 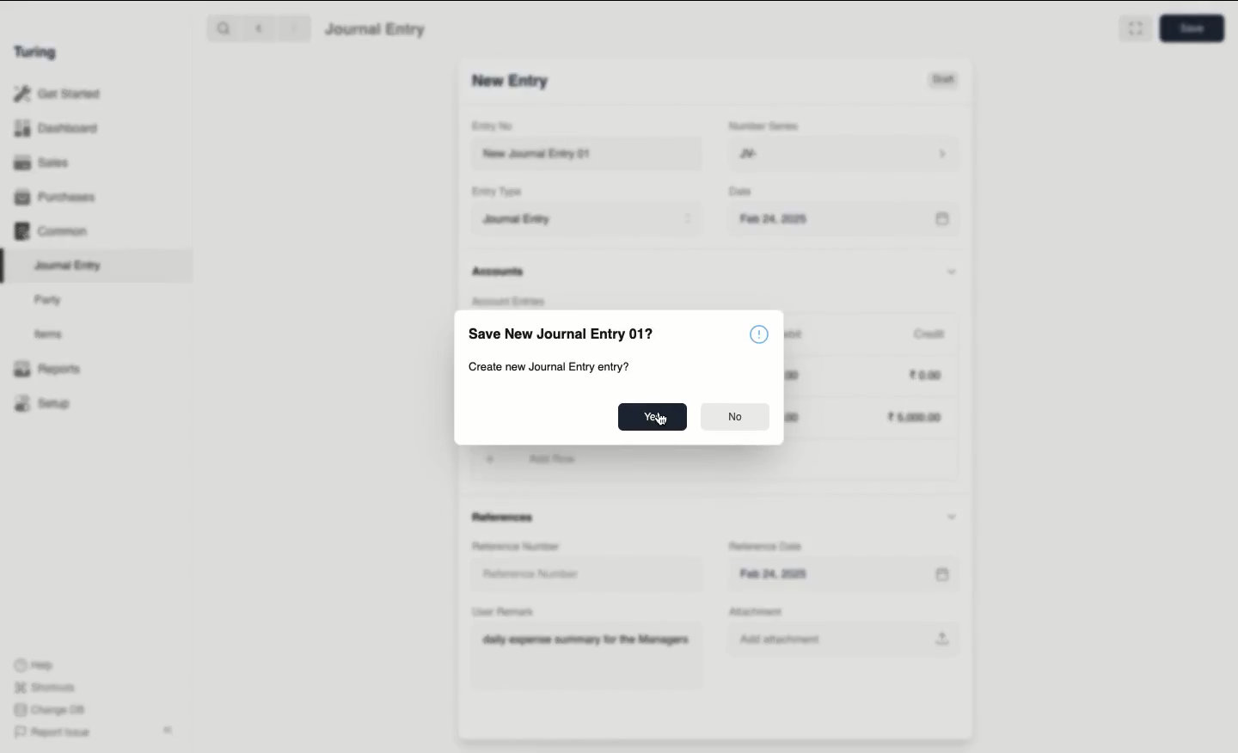 I want to click on Get Started, so click(x=58, y=95).